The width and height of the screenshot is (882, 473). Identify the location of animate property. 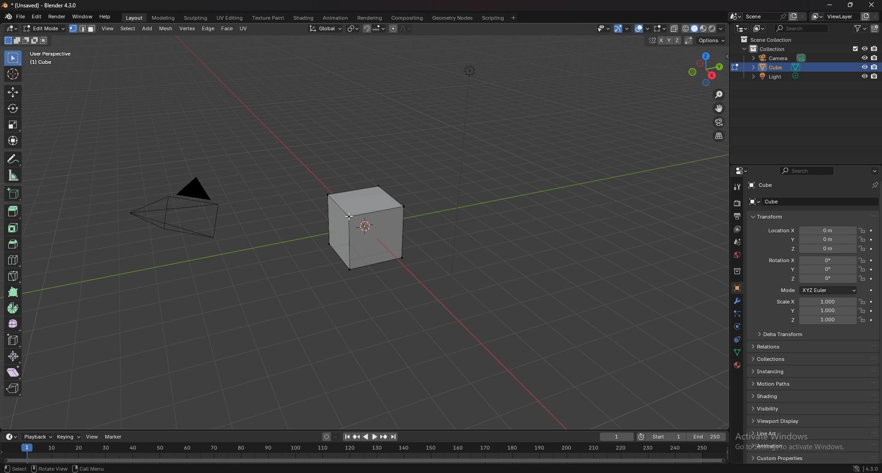
(871, 239).